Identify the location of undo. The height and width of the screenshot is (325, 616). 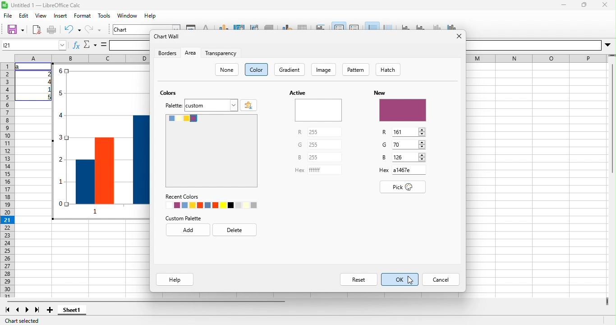
(73, 30).